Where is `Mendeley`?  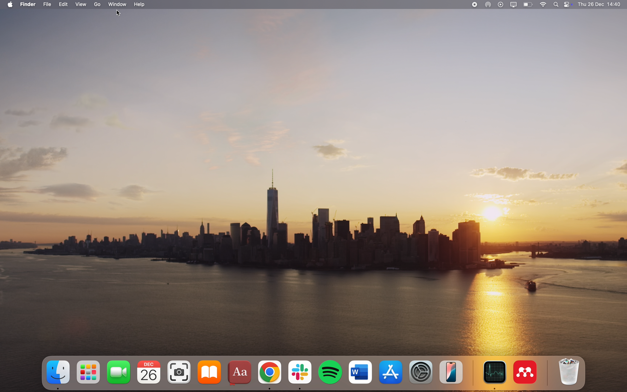
Mendeley is located at coordinates (525, 372).